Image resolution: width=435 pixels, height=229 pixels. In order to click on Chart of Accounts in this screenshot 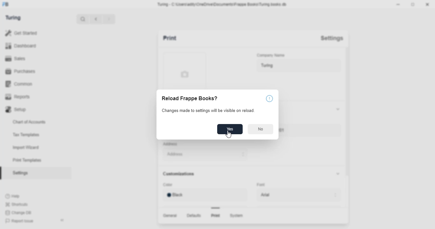, I will do `click(32, 121)`.